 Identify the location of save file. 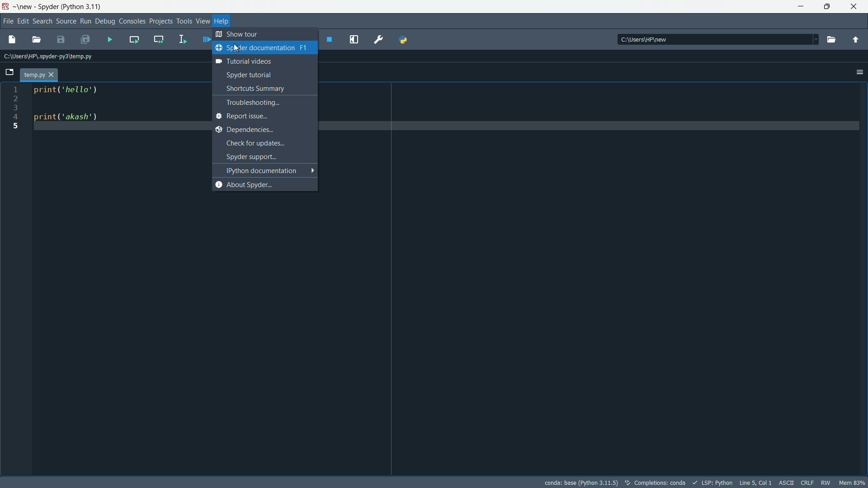
(61, 40).